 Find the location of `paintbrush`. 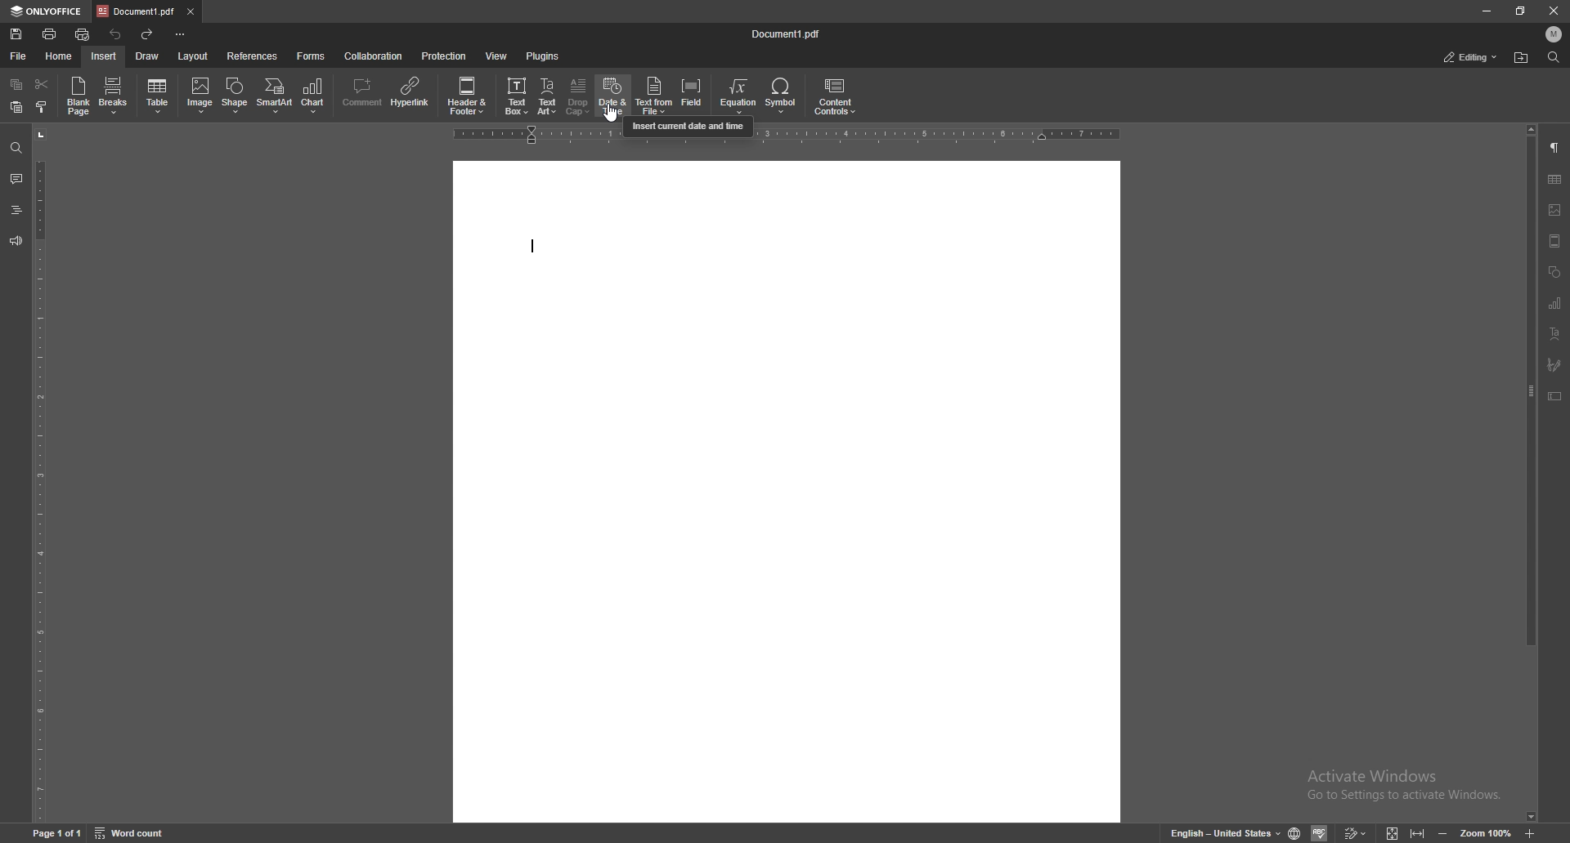

paintbrush is located at coordinates (1557, 364).